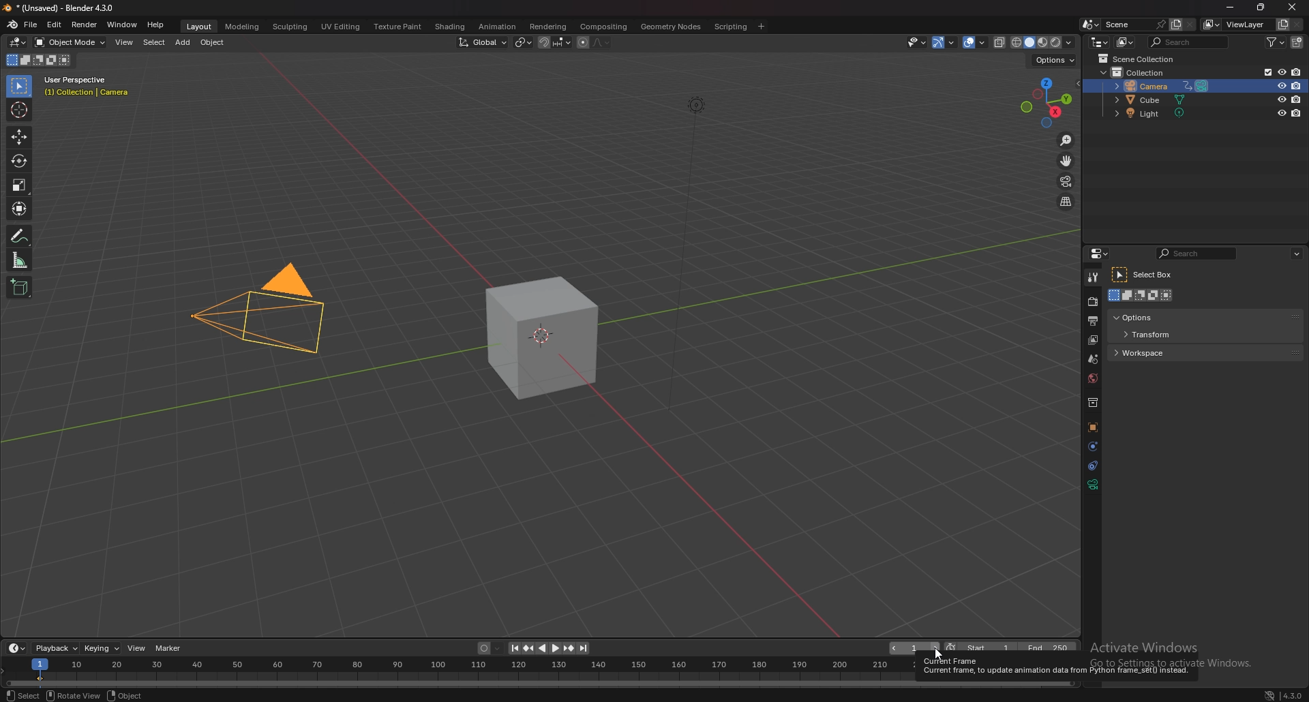 The image size is (1309, 702). I want to click on scene, so click(1132, 25).